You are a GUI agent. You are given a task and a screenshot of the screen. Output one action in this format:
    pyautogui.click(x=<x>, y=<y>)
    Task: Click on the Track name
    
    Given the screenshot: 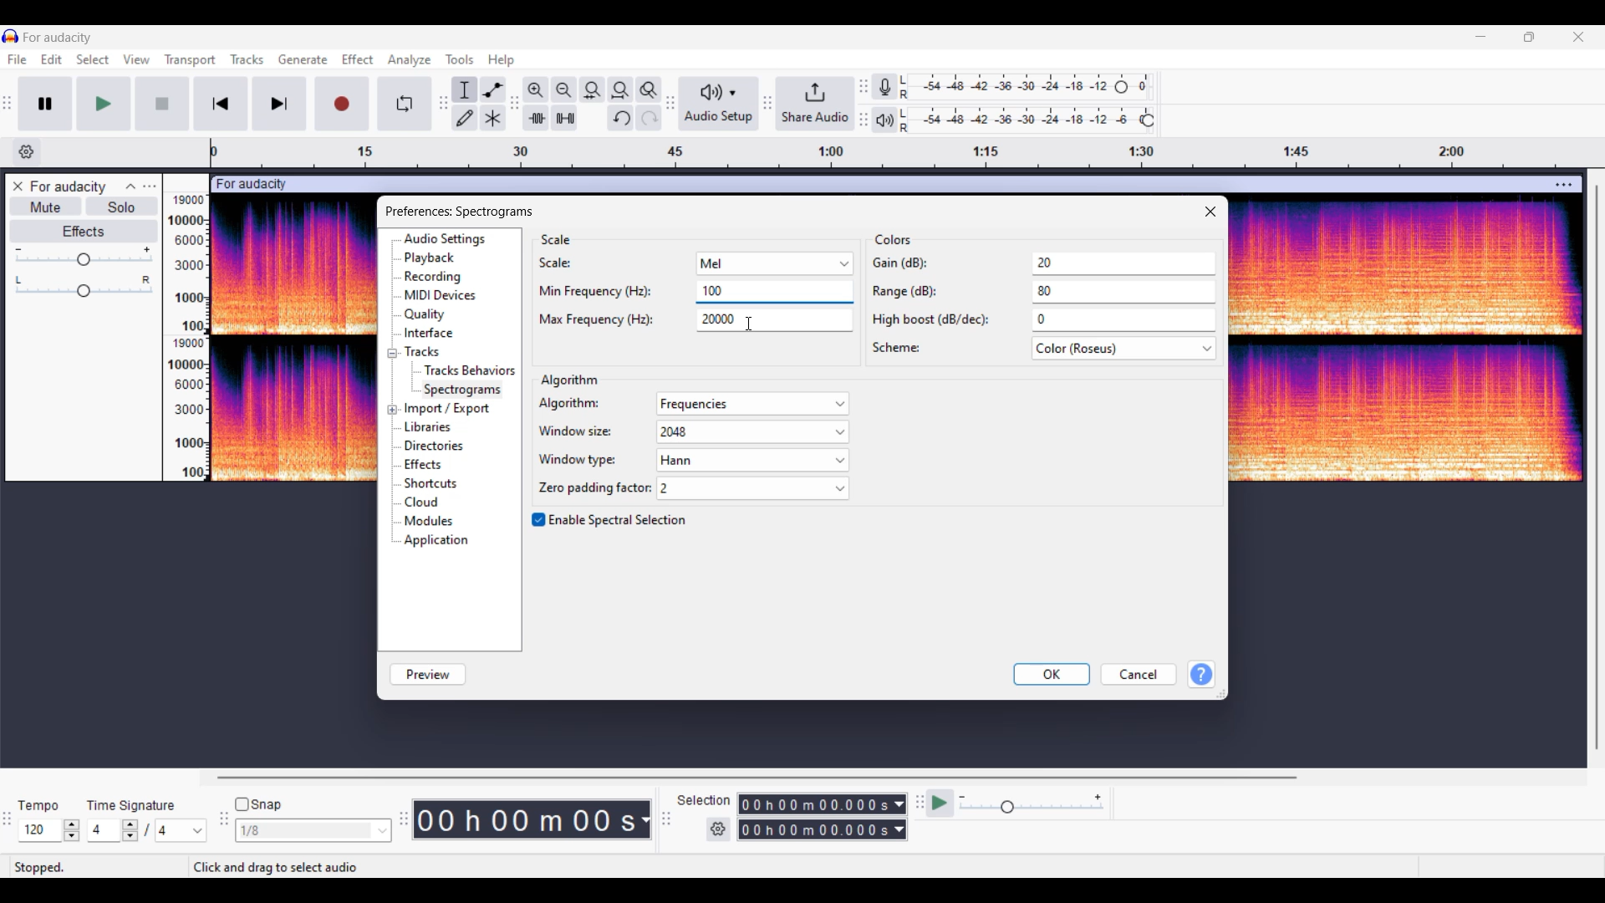 What is the action you would take?
    pyautogui.click(x=69, y=186)
    